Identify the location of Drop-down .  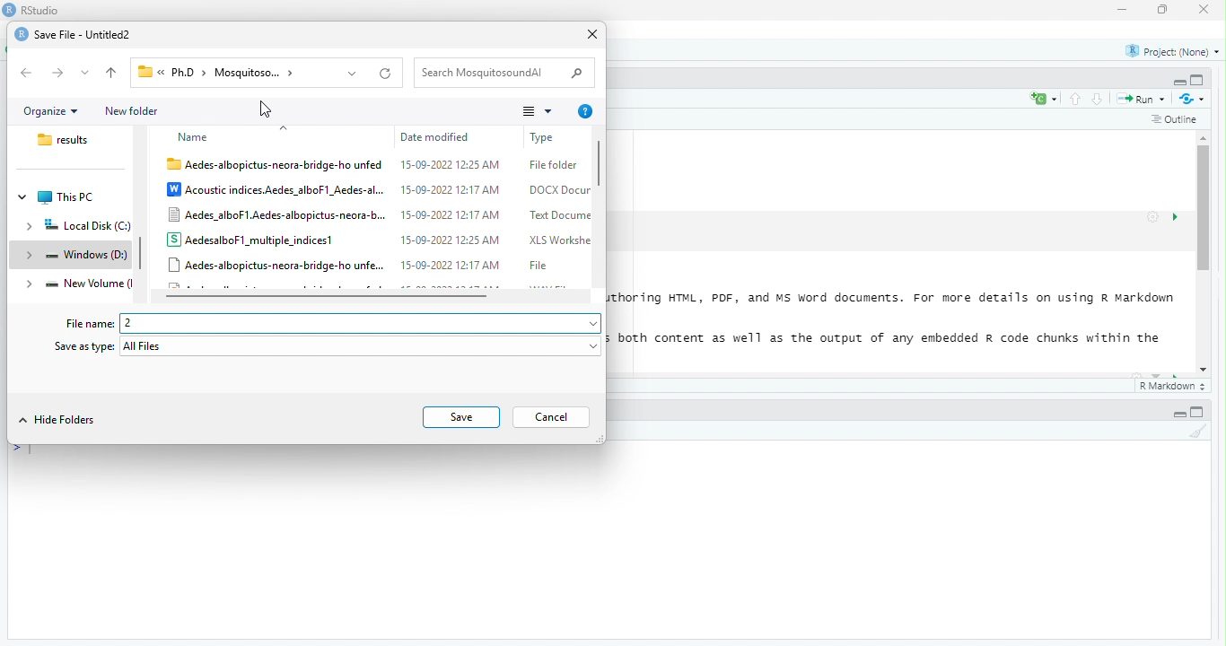
(595, 347).